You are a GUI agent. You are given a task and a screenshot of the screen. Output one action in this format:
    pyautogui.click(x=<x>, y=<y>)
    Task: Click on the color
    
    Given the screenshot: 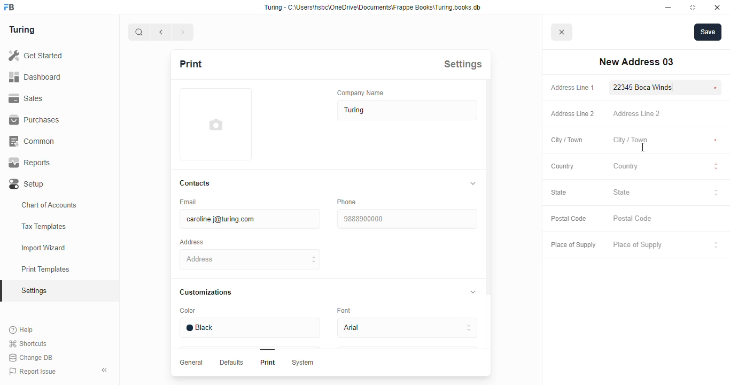 What is the action you would take?
    pyautogui.click(x=188, y=311)
    